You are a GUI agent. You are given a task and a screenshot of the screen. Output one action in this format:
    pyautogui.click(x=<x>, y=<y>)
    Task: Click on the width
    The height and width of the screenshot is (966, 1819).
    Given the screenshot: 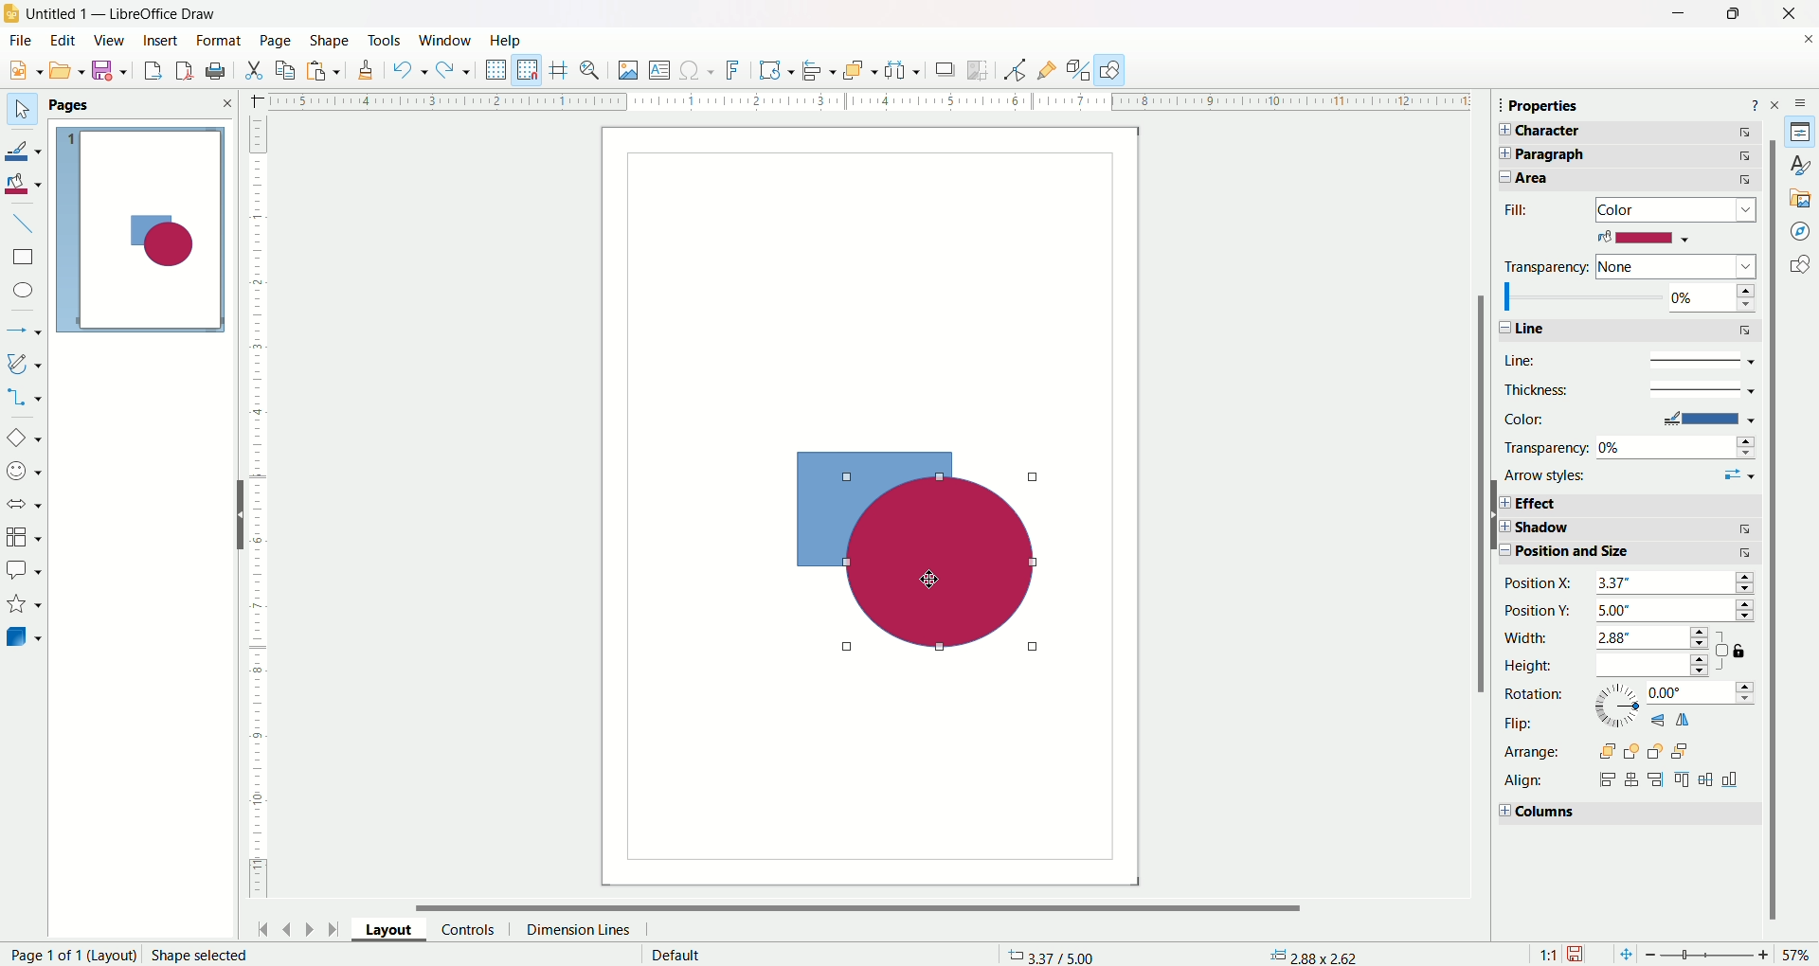 What is the action you would take?
    pyautogui.click(x=1608, y=638)
    